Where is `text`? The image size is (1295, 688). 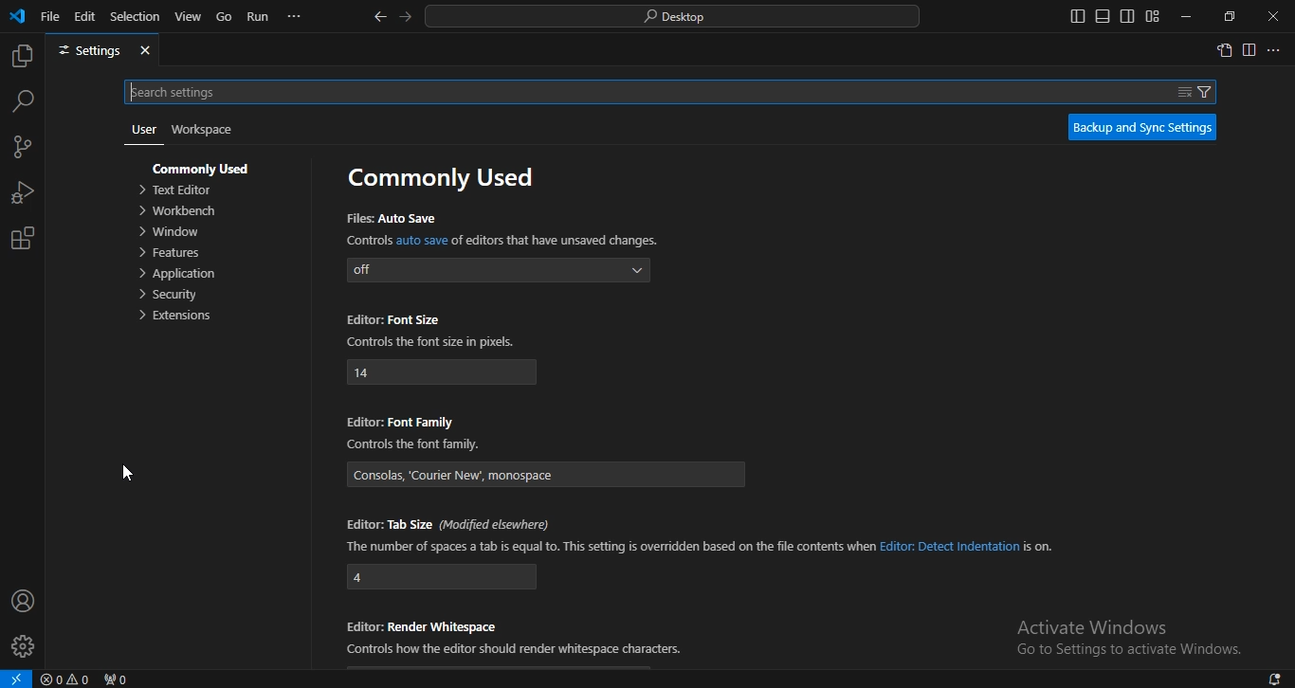 text is located at coordinates (446, 180).